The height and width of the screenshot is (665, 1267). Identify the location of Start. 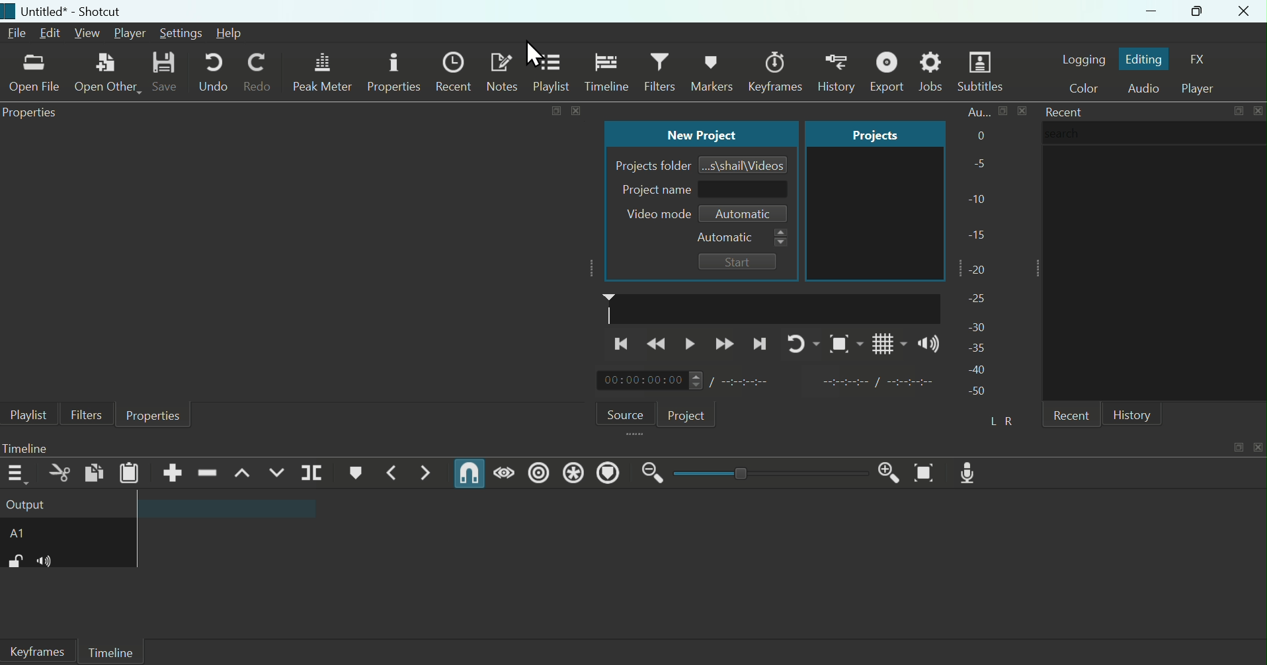
(738, 261).